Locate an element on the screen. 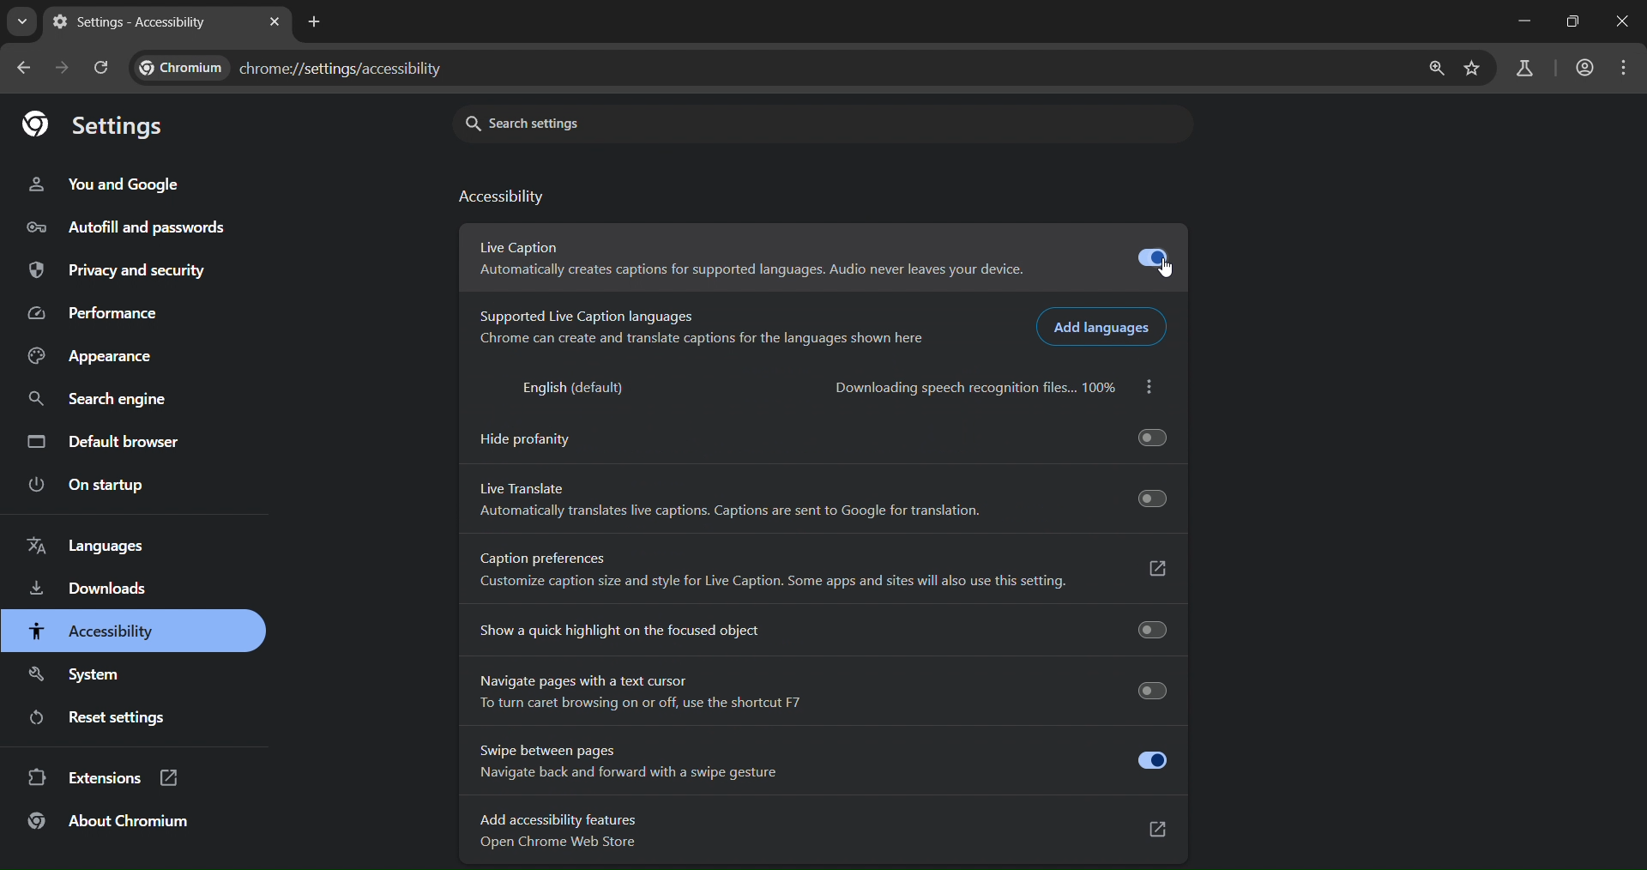 The image size is (1647, 870). languages is located at coordinates (87, 547).